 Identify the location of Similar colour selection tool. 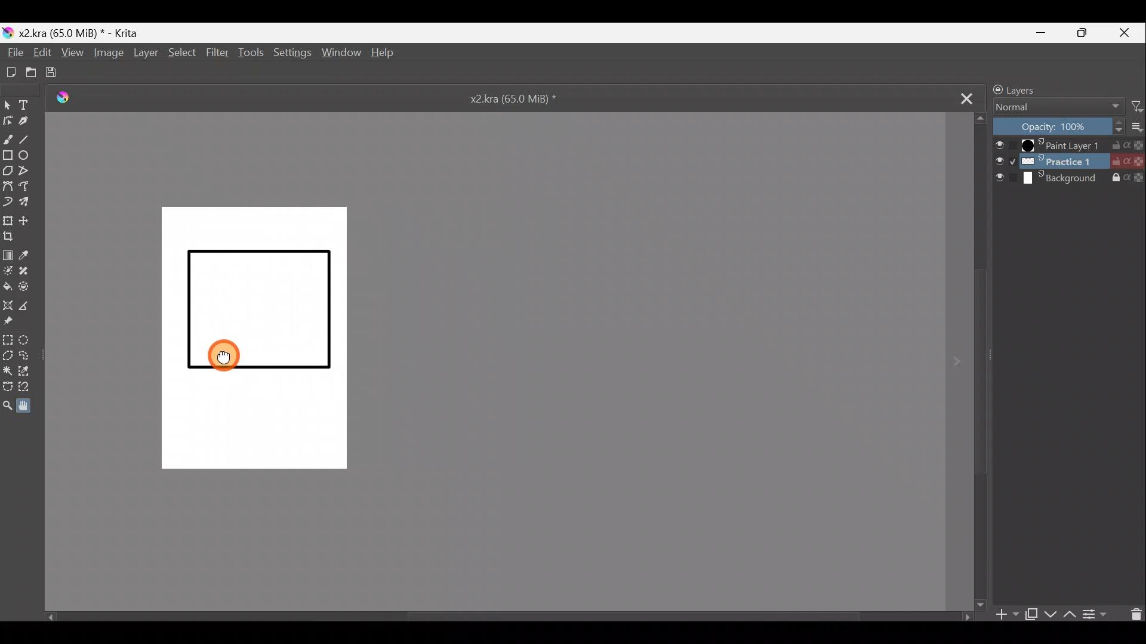
(27, 373).